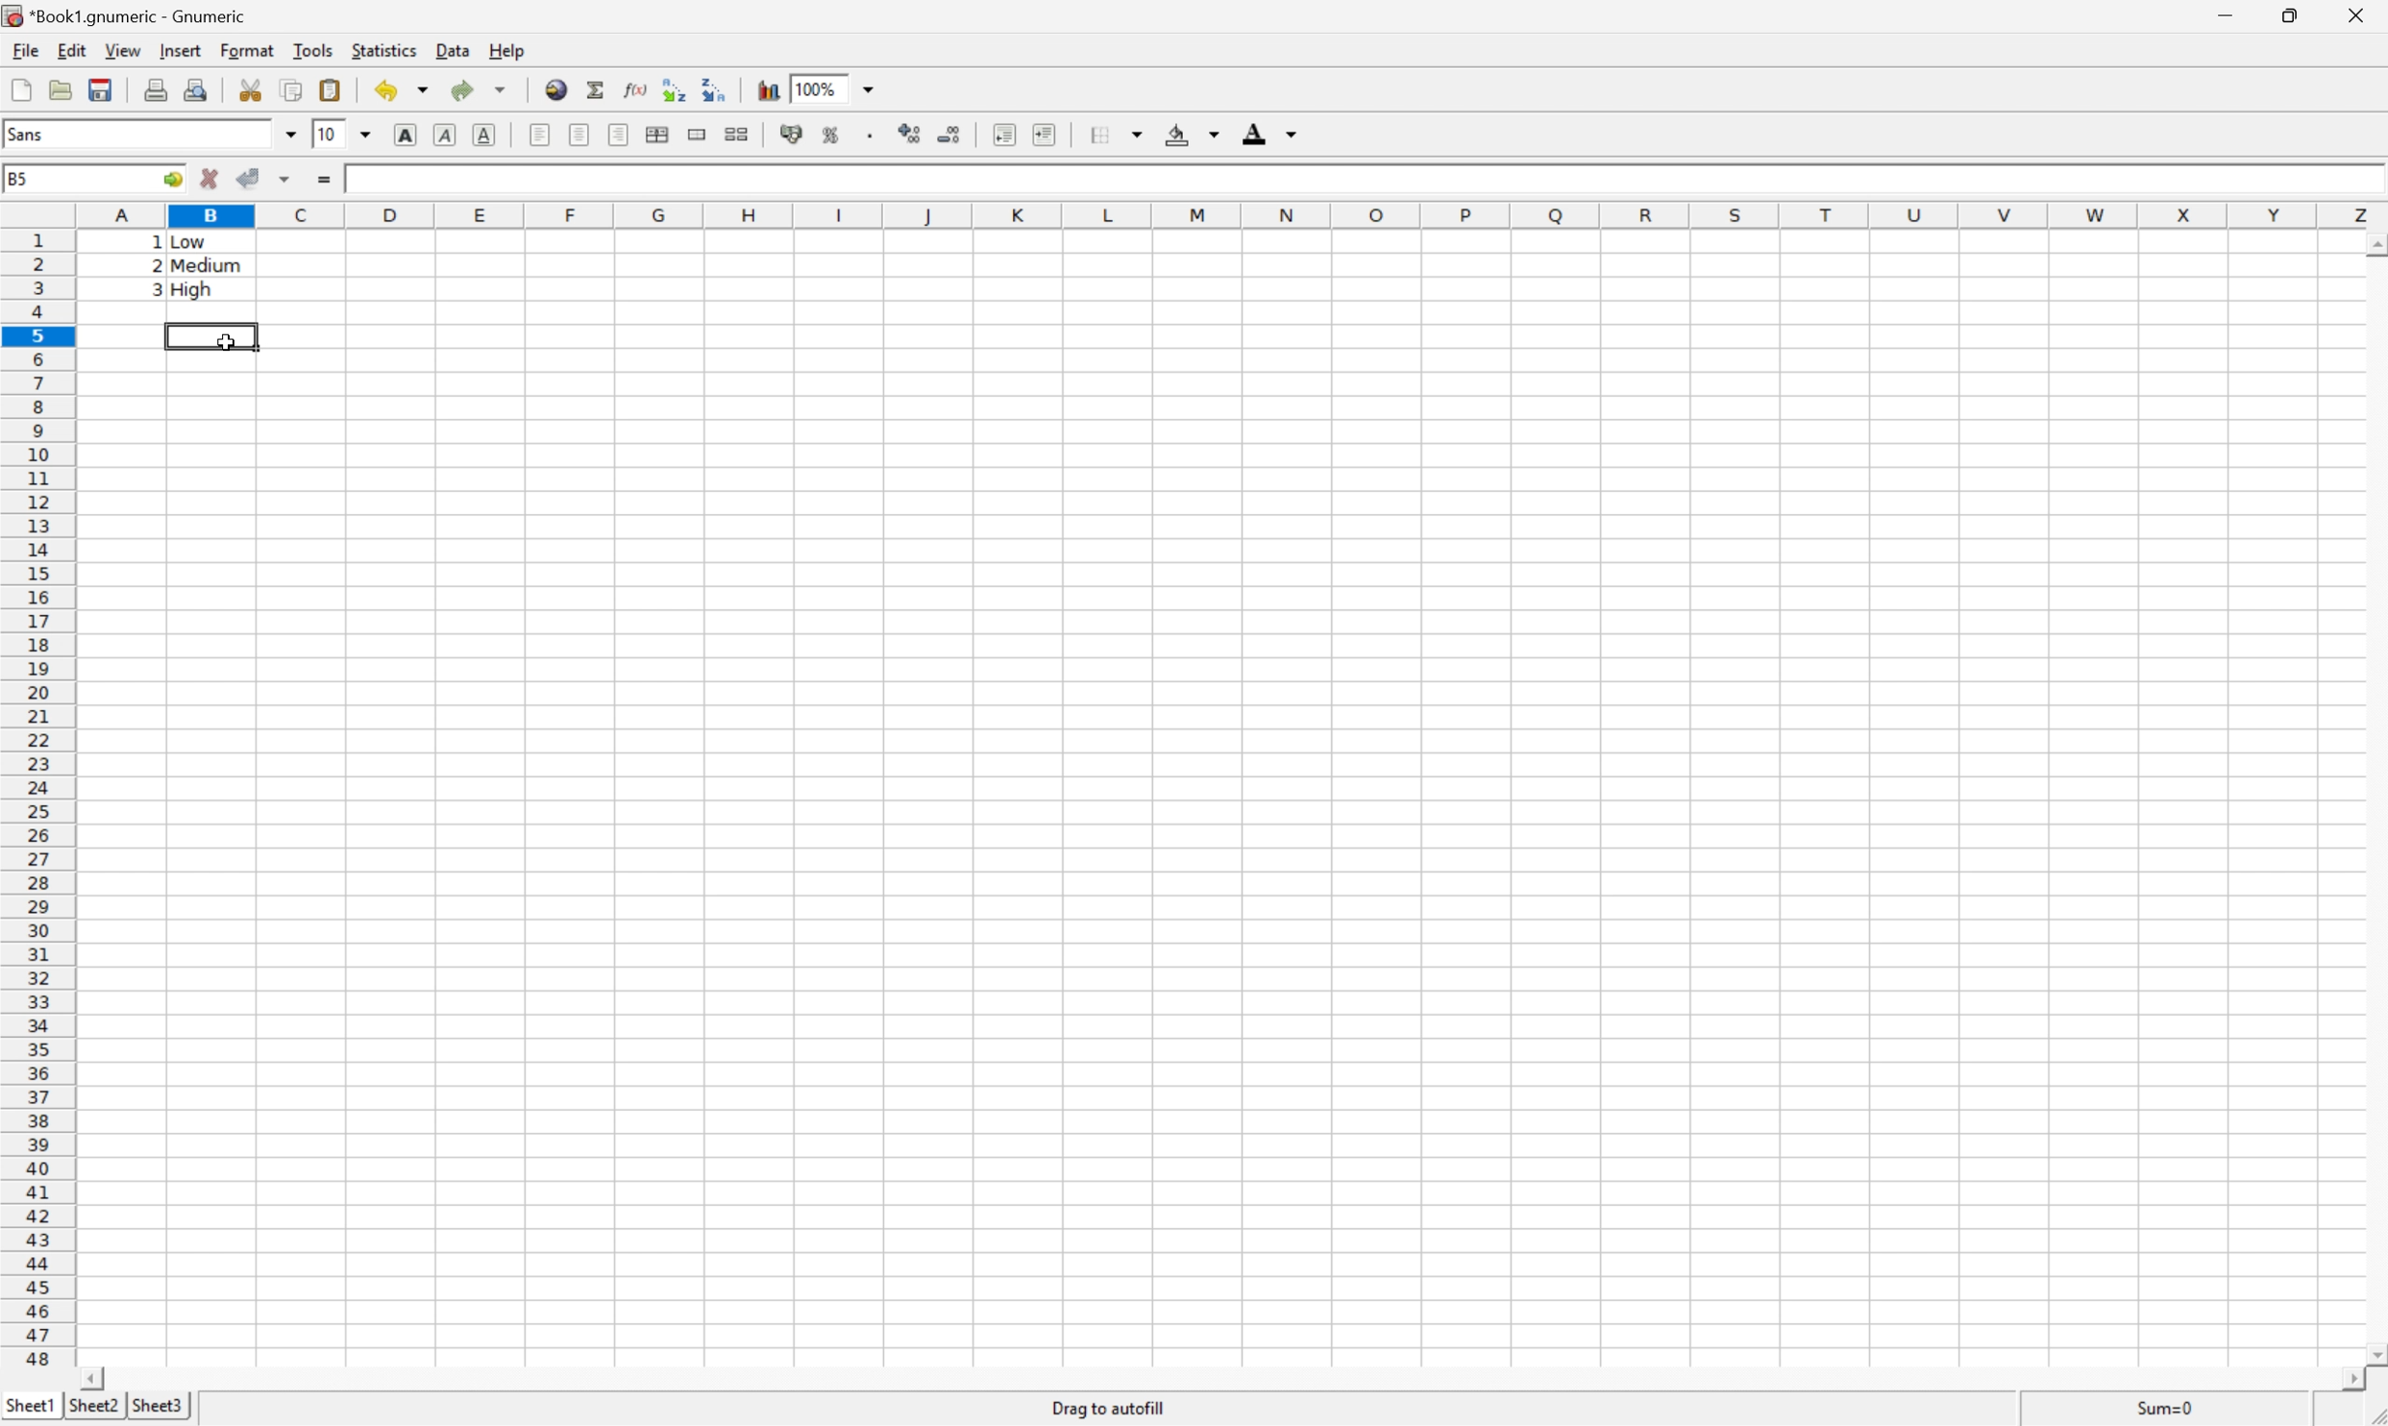  I want to click on Help, so click(506, 53).